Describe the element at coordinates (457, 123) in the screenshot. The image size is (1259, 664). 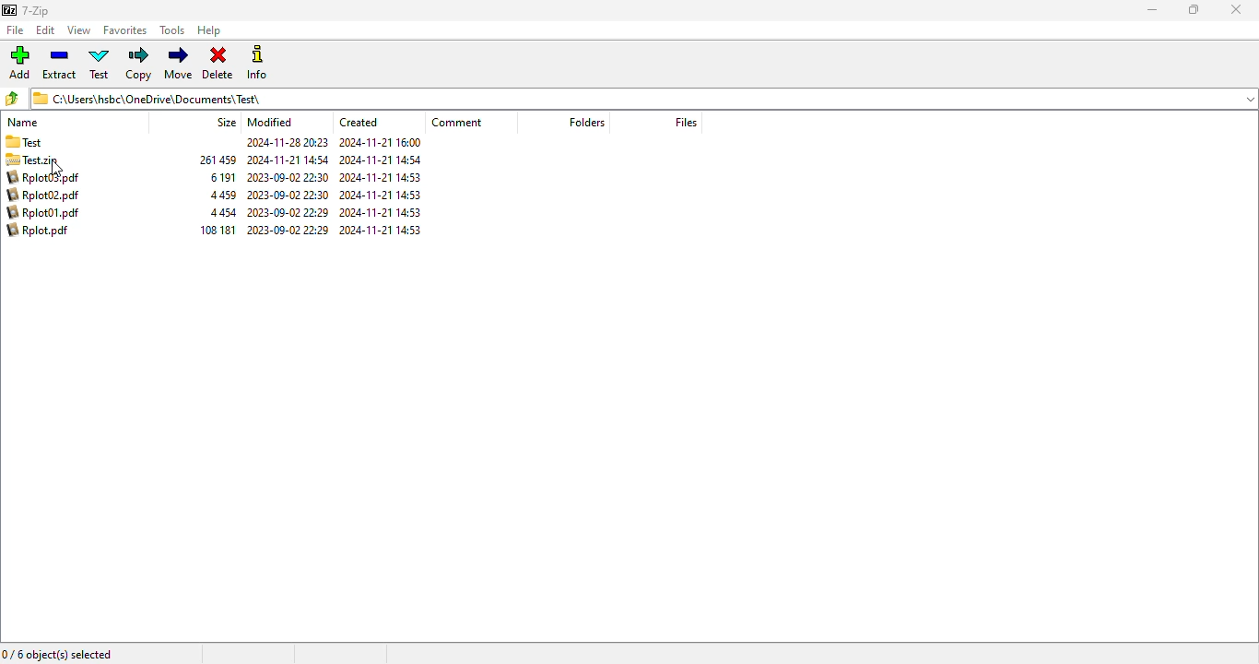
I see `comment` at that location.